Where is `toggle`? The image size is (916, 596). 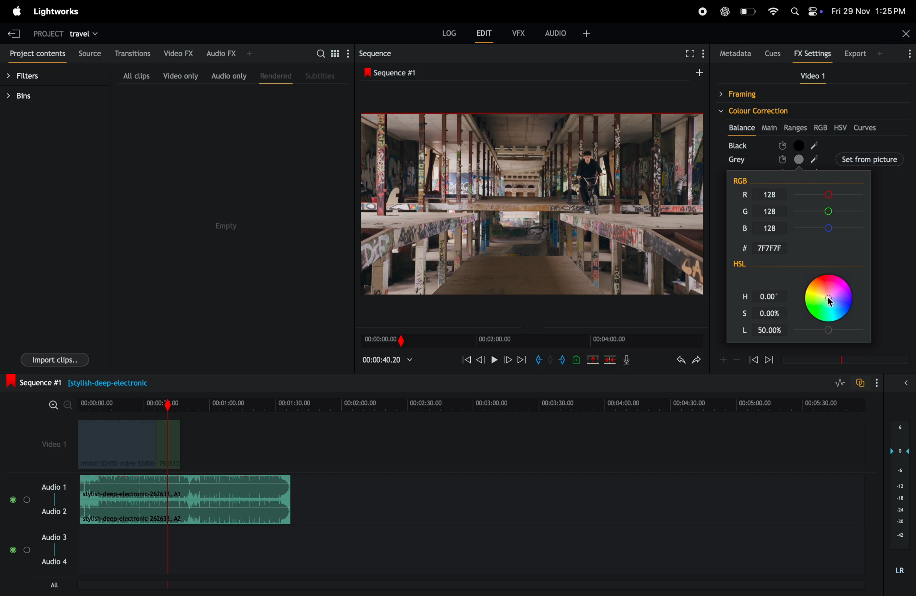 toggle is located at coordinates (27, 500).